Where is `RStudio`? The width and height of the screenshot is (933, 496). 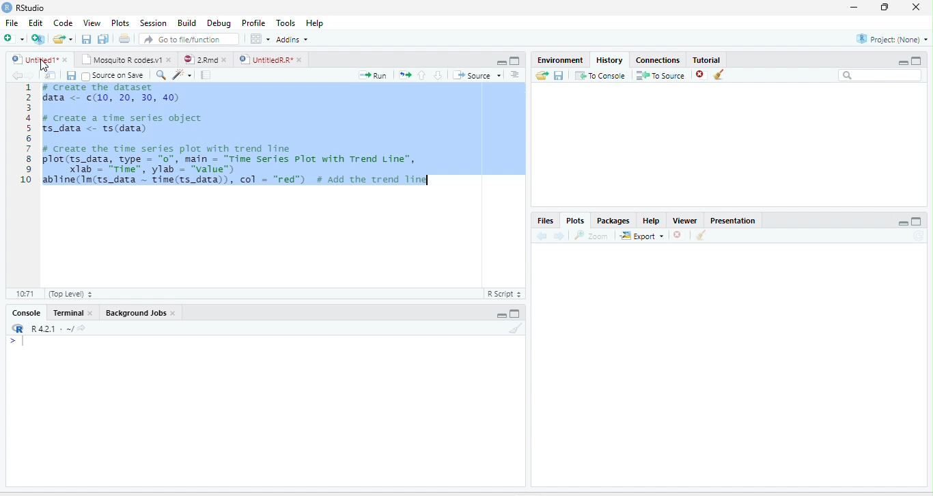
RStudio is located at coordinates (23, 7).